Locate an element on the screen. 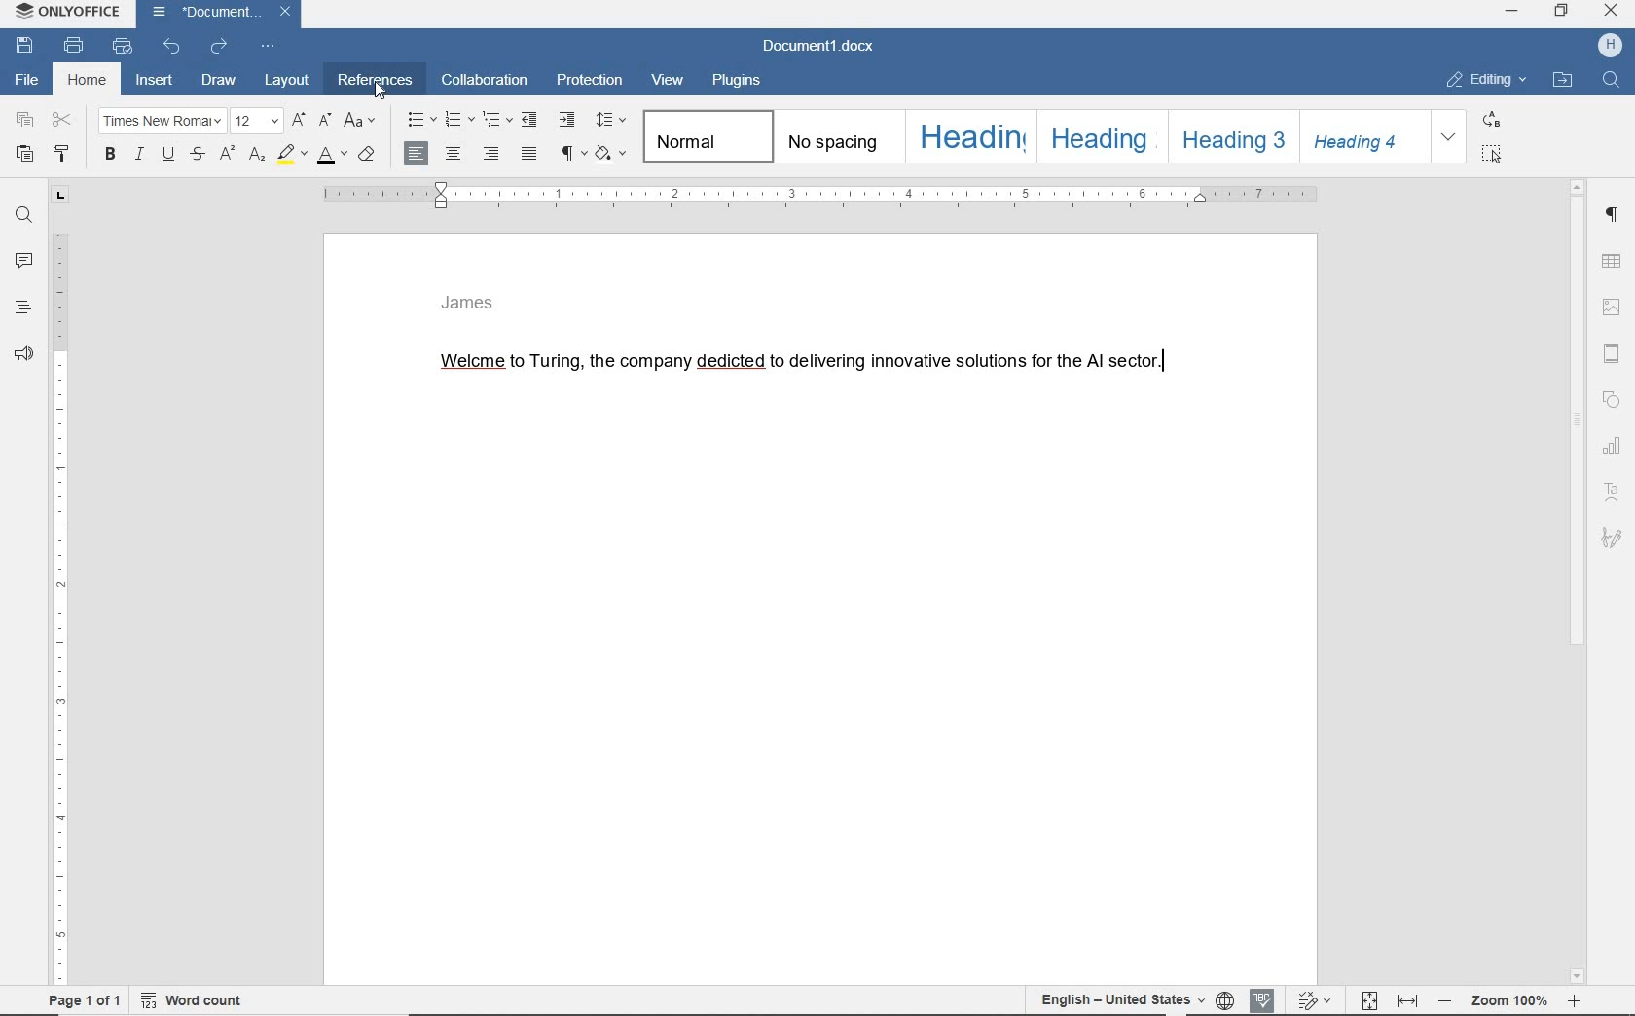 Image resolution: width=1635 pixels, height=1016 pixels. clear style is located at coordinates (367, 156).